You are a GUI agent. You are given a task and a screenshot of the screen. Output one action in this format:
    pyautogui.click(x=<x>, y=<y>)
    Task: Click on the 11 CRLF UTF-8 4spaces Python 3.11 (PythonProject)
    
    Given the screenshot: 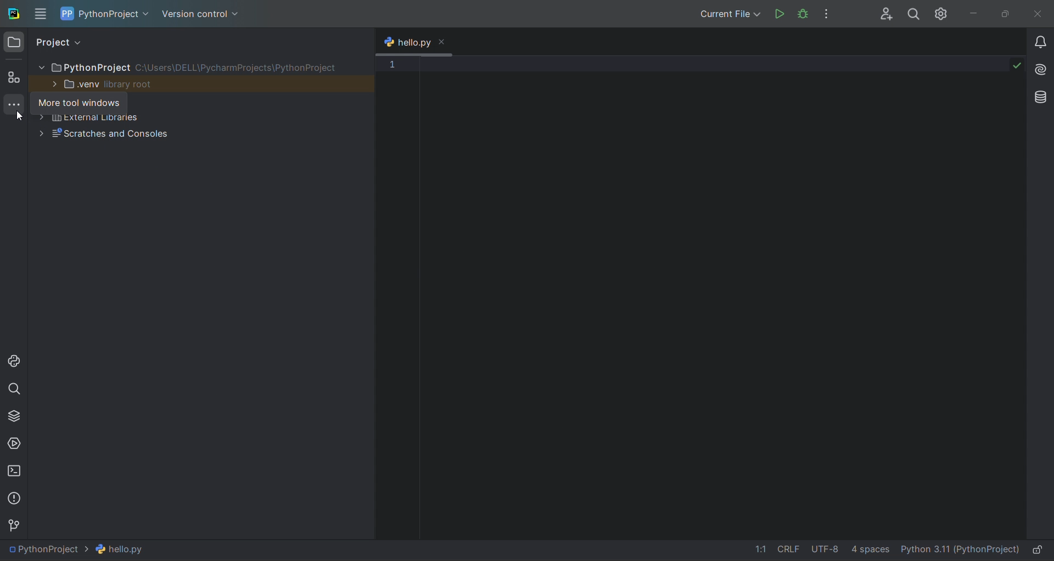 What is the action you would take?
    pyautogui.click(x=888, y=550)
    